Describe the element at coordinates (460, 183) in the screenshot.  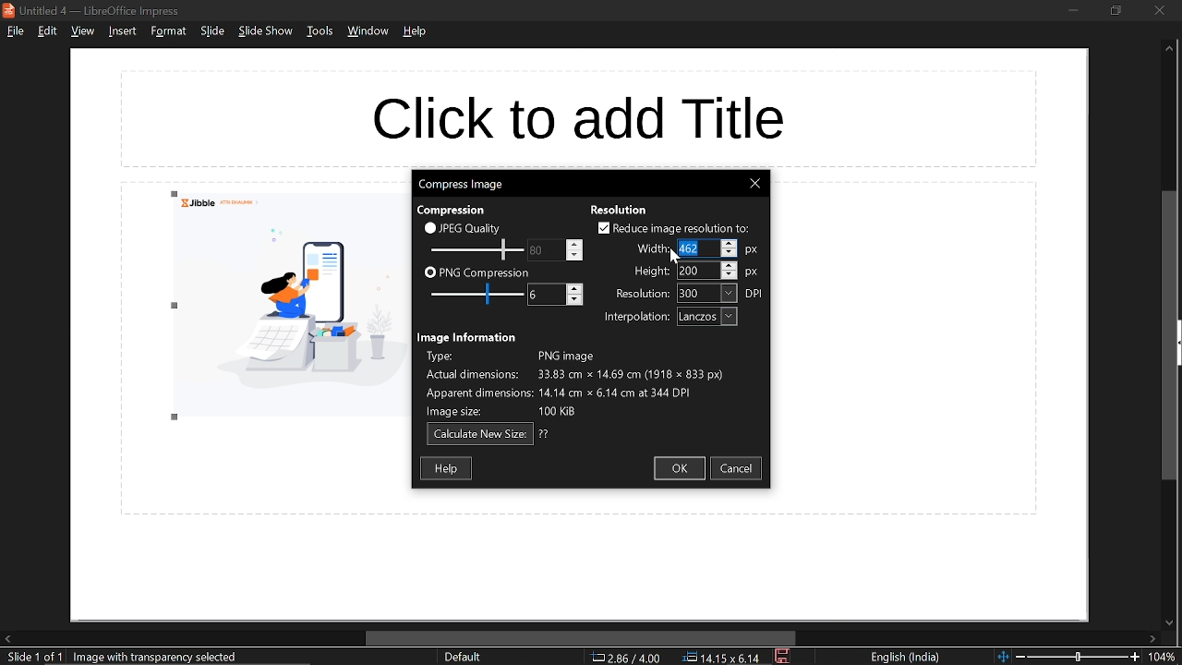
I see `current window` at that location.